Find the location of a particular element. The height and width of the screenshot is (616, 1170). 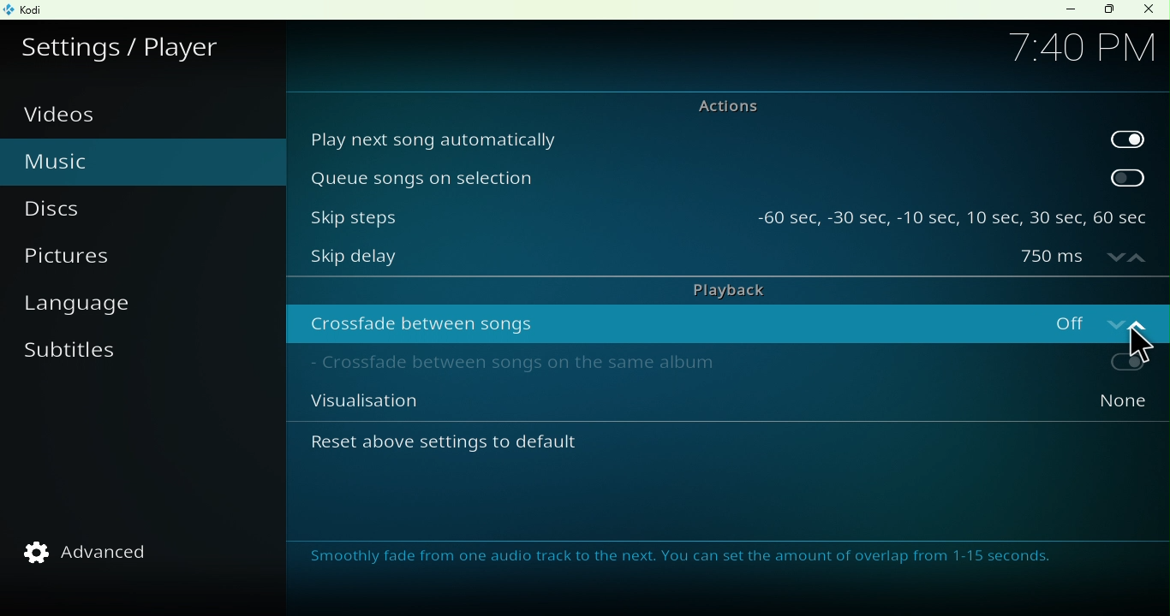

Skip delay is located at coordinates (650, 260).